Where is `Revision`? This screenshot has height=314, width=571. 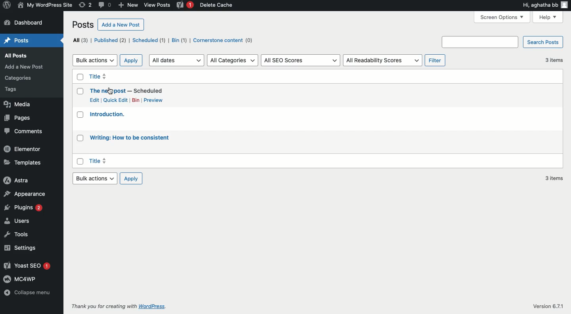 Revision is located at coordinates (84, 6).